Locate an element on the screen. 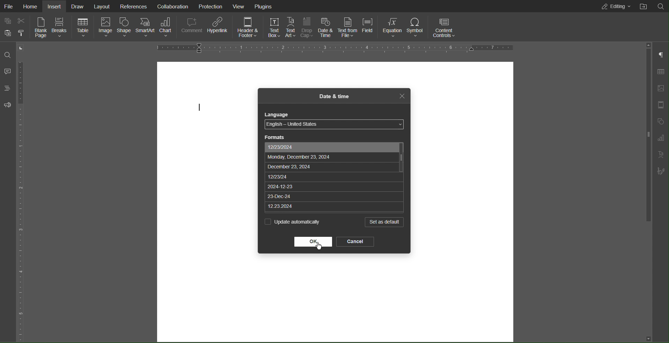  Shape is located at coordinates (124, 28).